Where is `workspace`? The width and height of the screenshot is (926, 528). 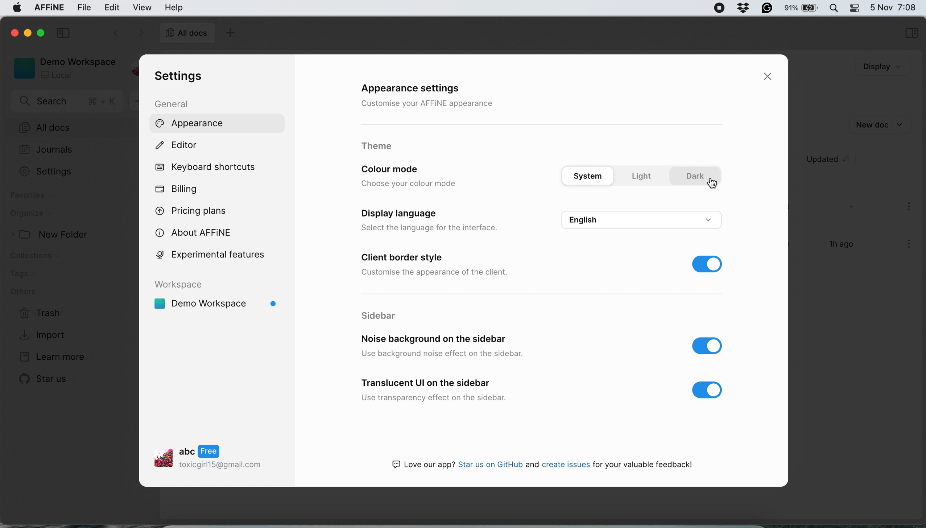 workspace is located at coordinates (223, 304).